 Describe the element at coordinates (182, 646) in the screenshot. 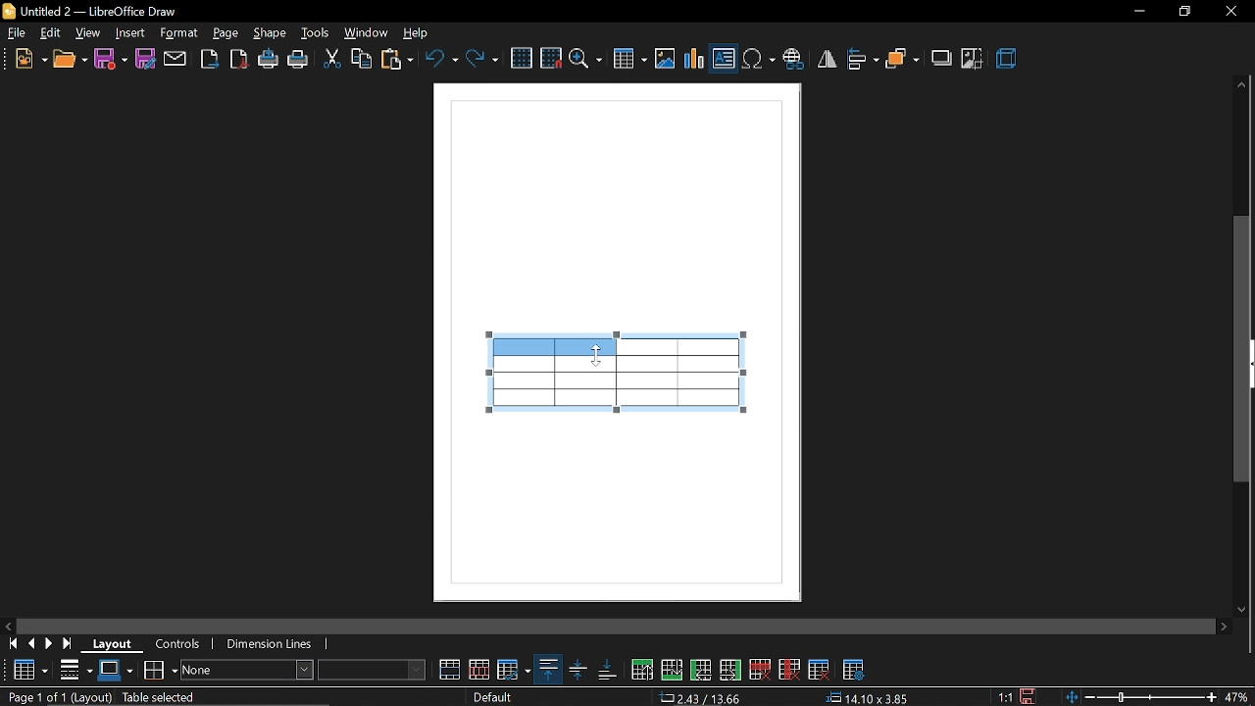

I see `controls` at that location.